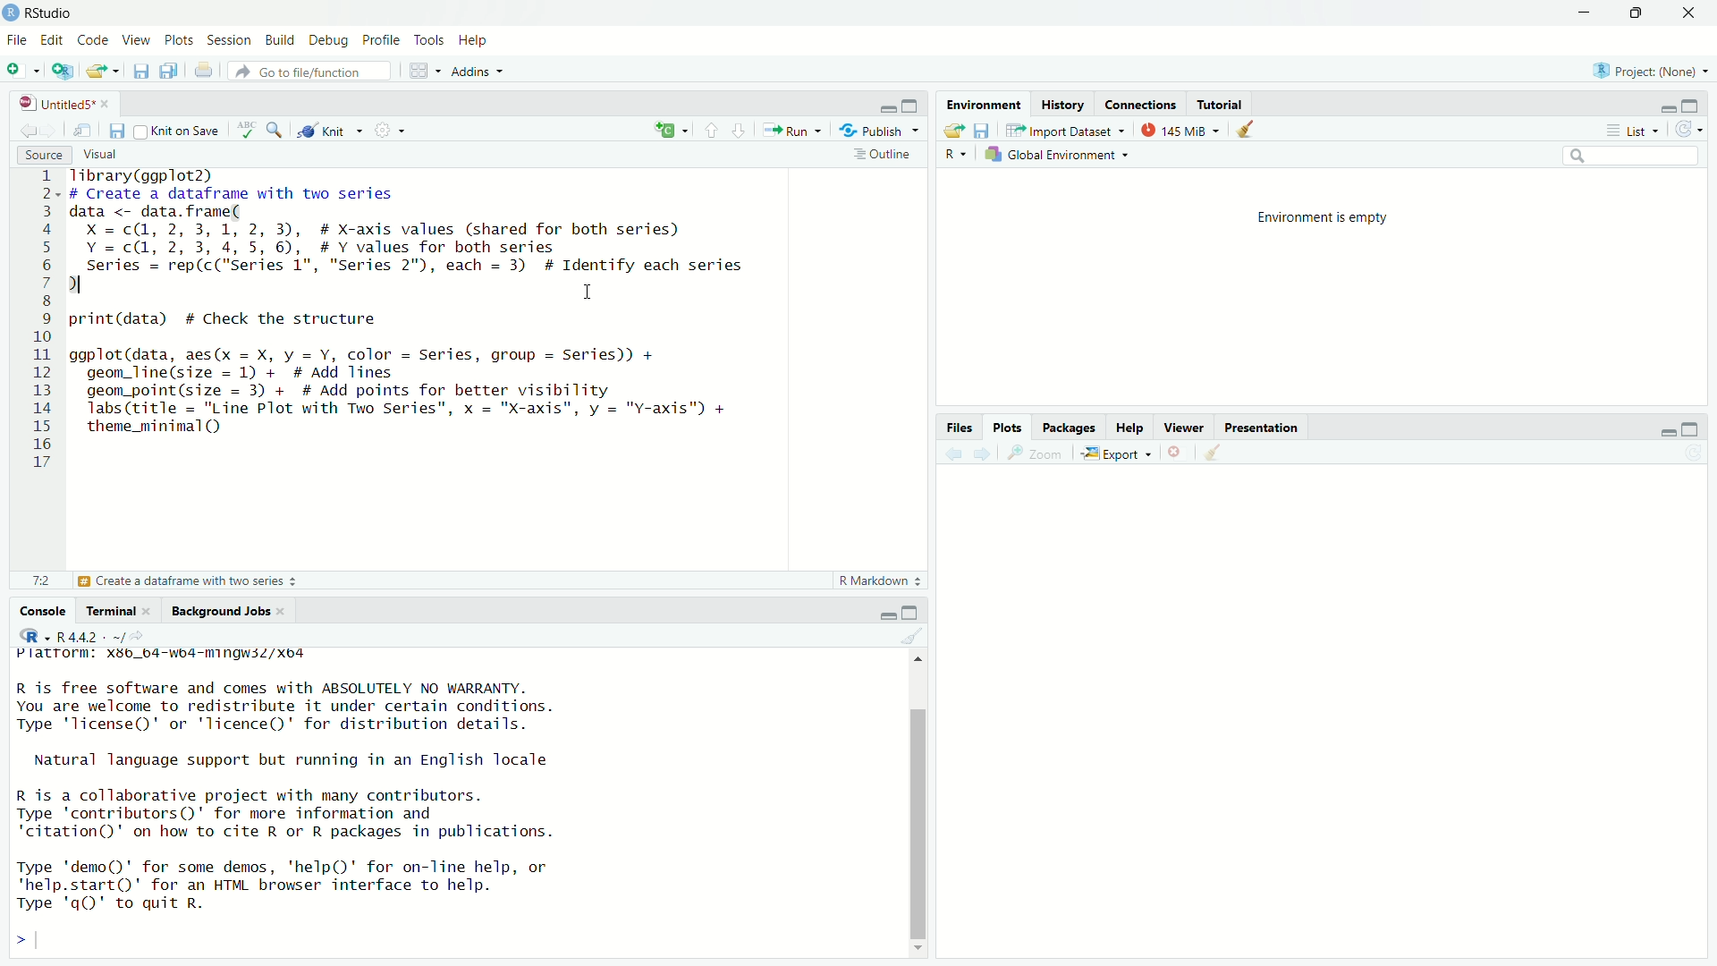 The image size is (1717, 966). Describe the element at coordinates (1061, 106) in the screenshot. I see `History` at that location.